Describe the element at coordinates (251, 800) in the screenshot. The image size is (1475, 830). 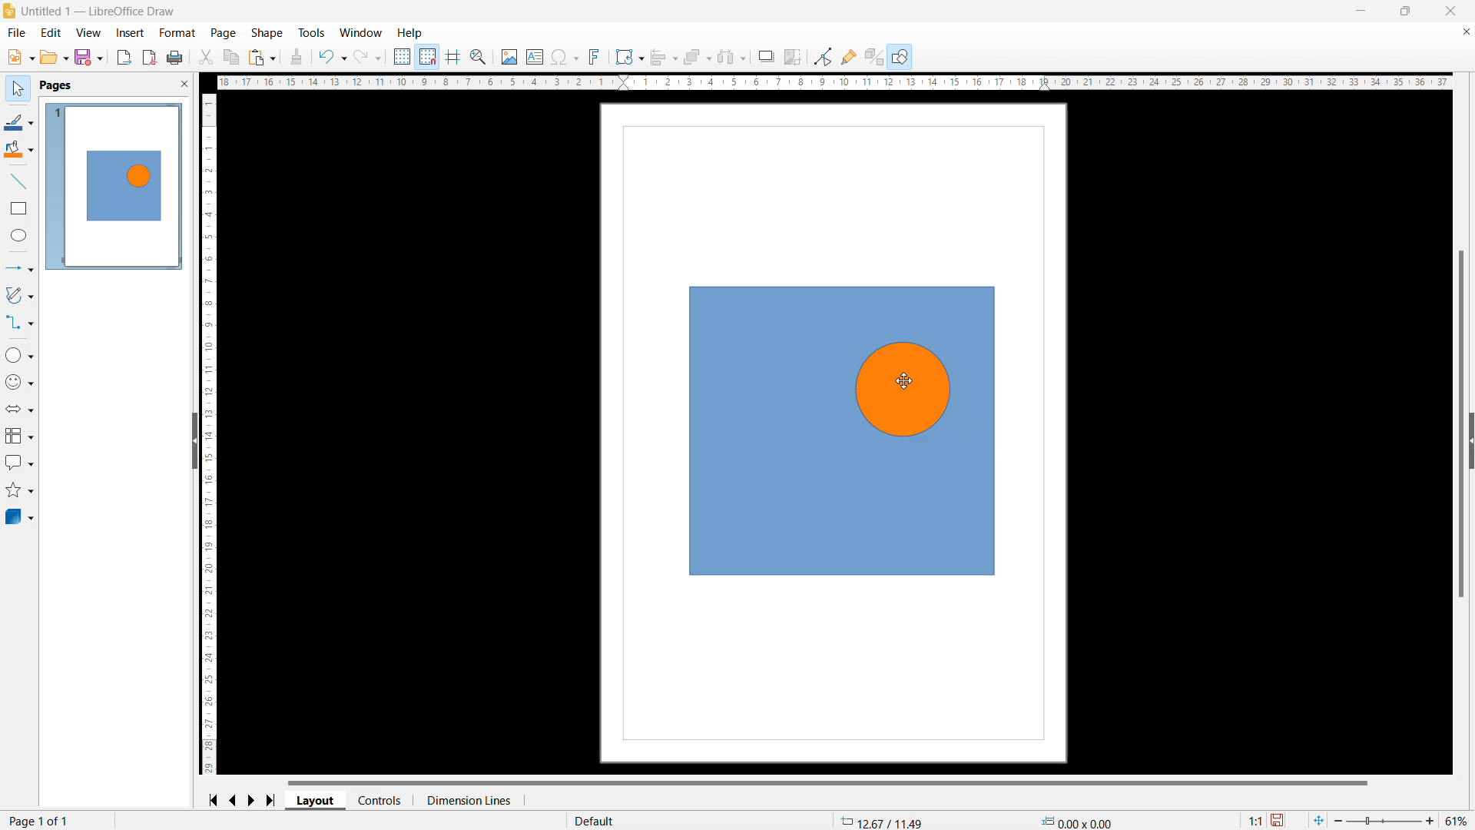
I see `go to next page` at that location.